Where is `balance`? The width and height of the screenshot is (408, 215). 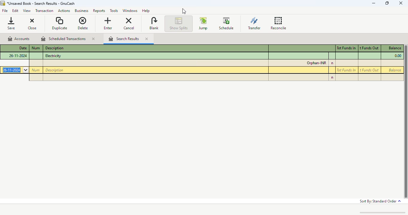
balance is located at coordinates (395, 70).